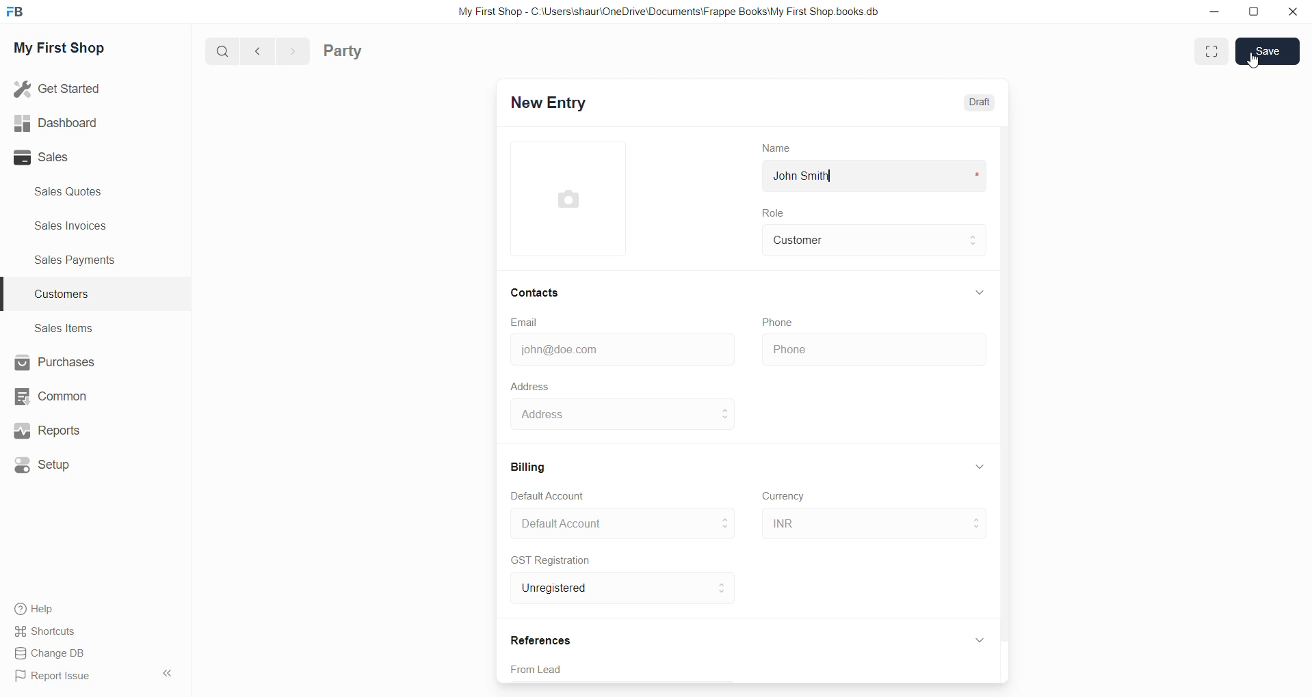 The height and width of the screenshot is (697, 1312). What do you see at coordinates (727, 420) in the screenshot?
I see `move to below address` at bounding box center [727, 420].